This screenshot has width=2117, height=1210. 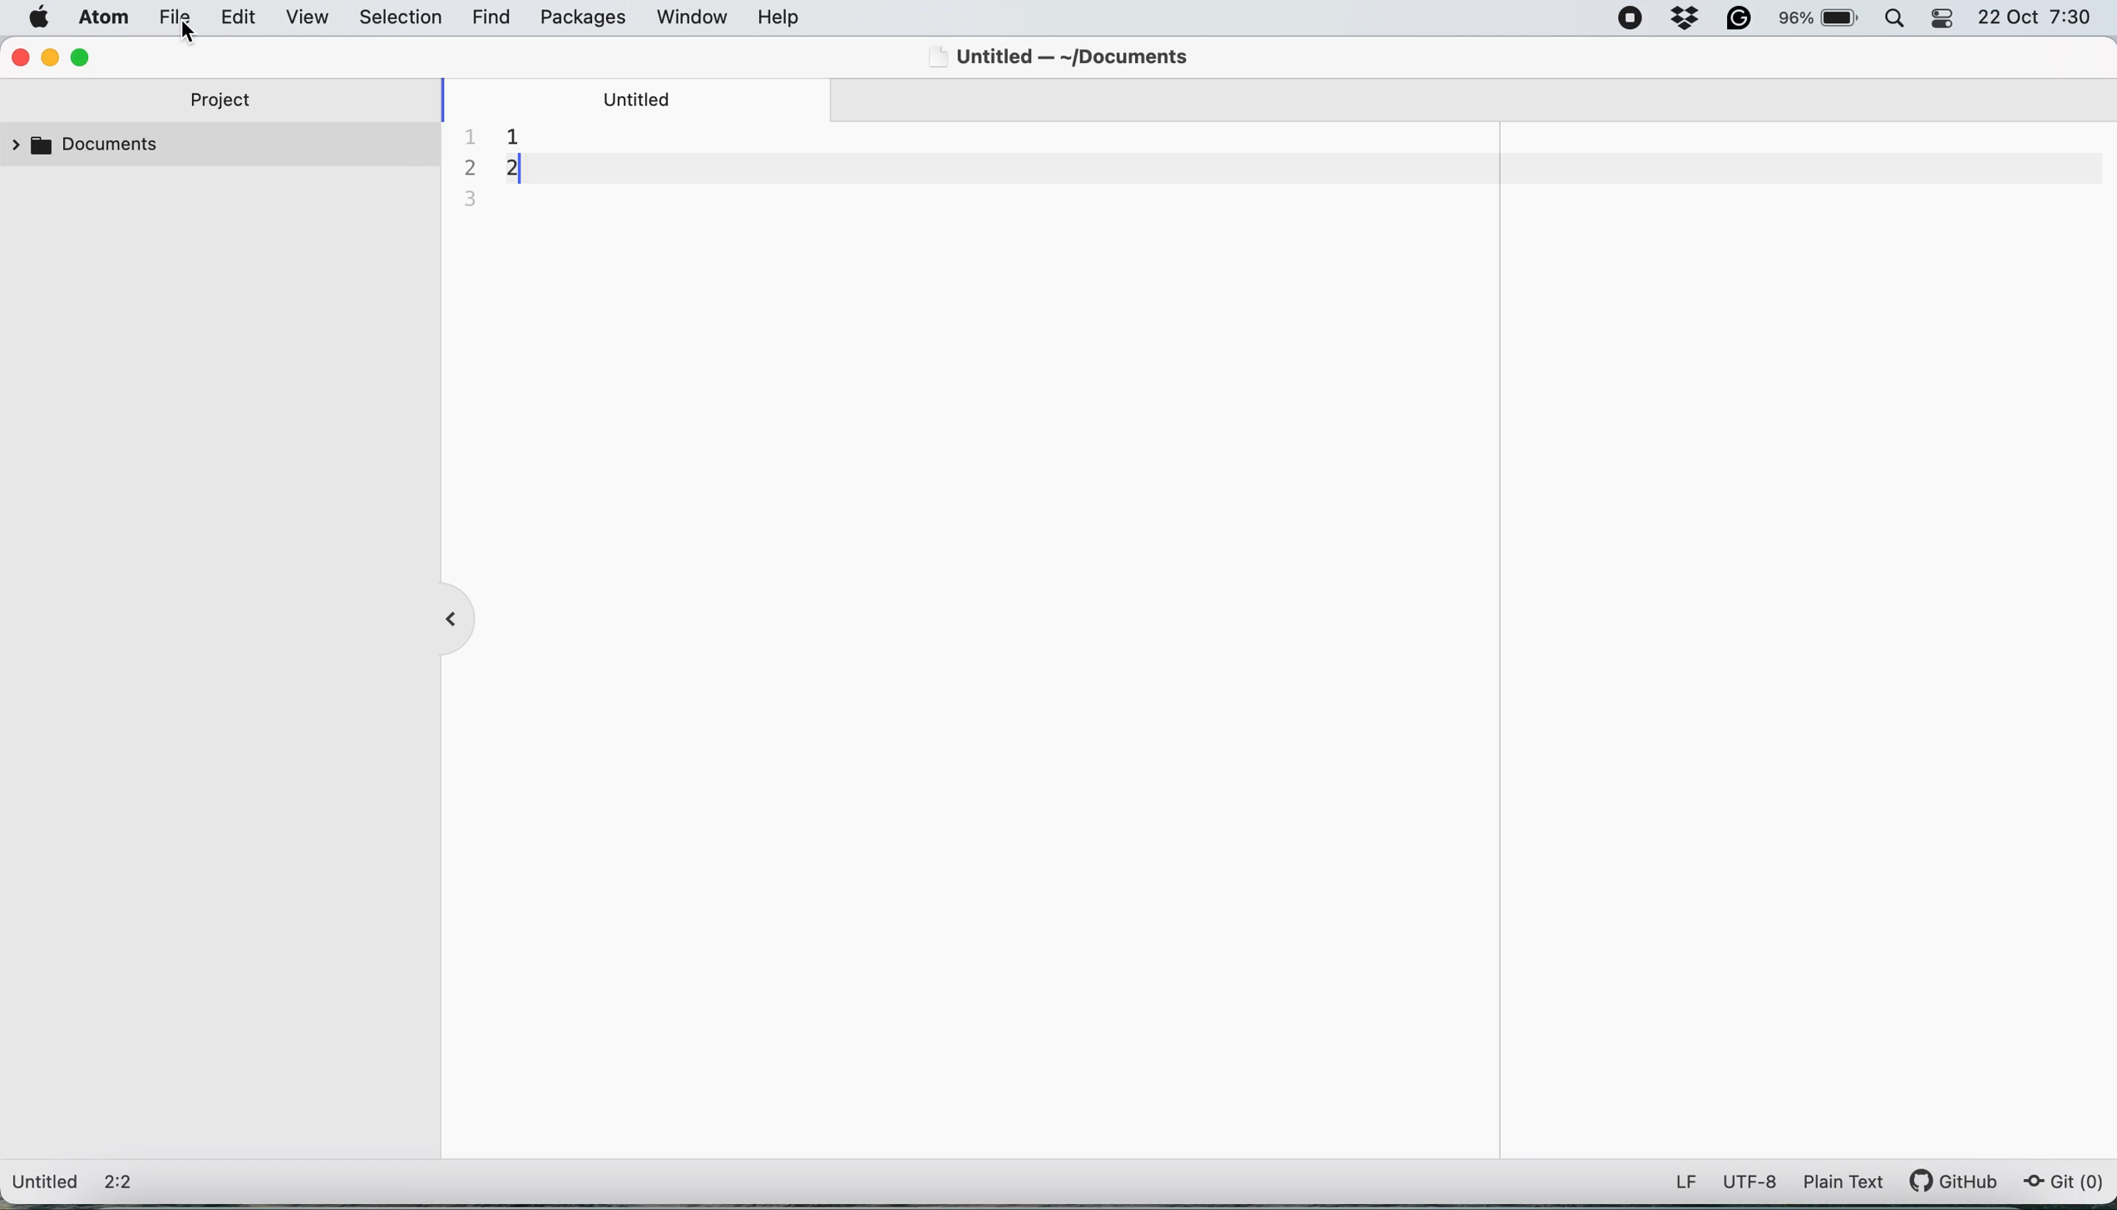 What do you see at coordinates (311, 16) in the screenshot?
I see `view` at bounding box center [311, 16].